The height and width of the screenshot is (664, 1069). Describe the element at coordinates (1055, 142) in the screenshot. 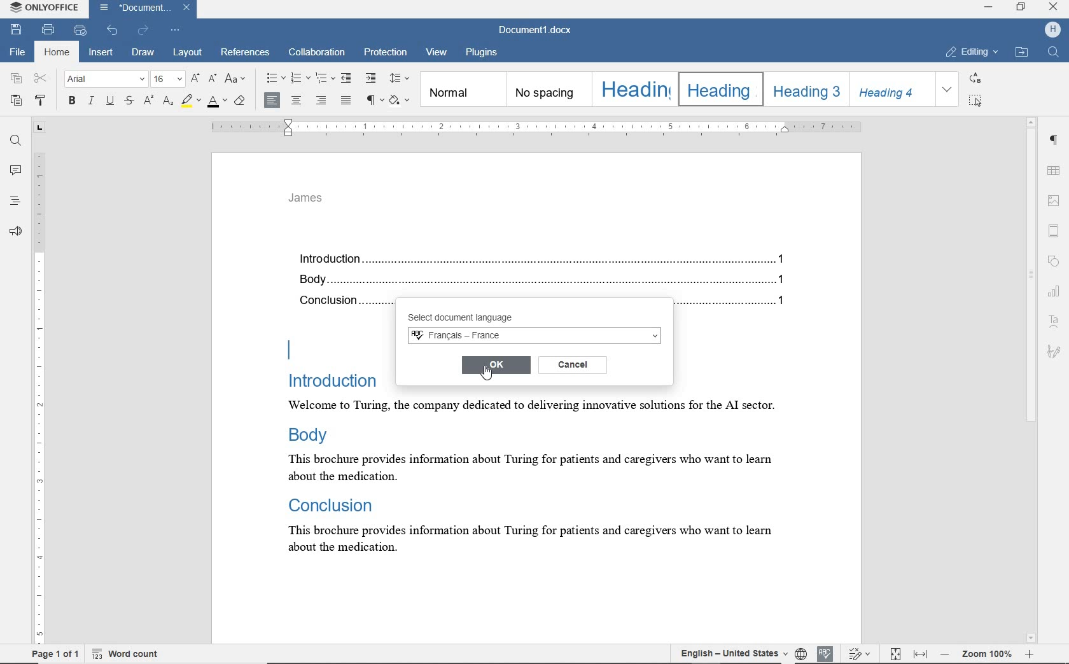

I see `paragraph settings` at that location.